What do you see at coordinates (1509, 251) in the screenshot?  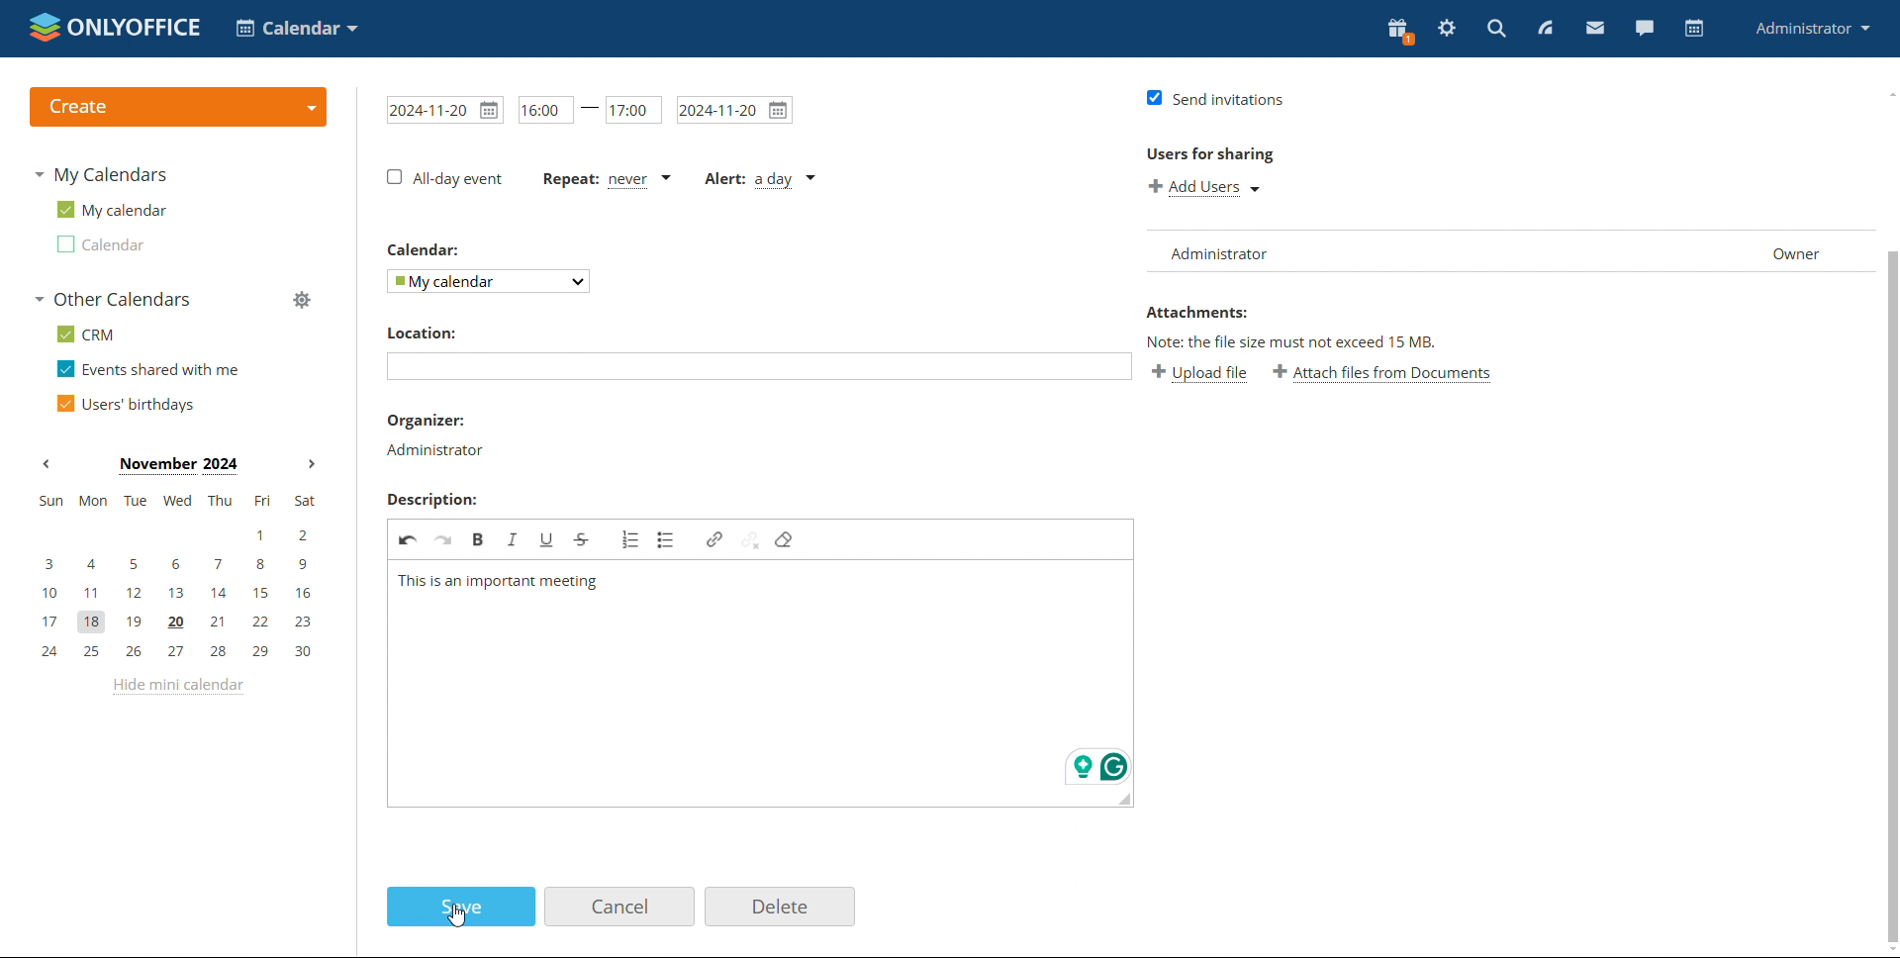 I see `list of users` at bounding box center [1509, 251].